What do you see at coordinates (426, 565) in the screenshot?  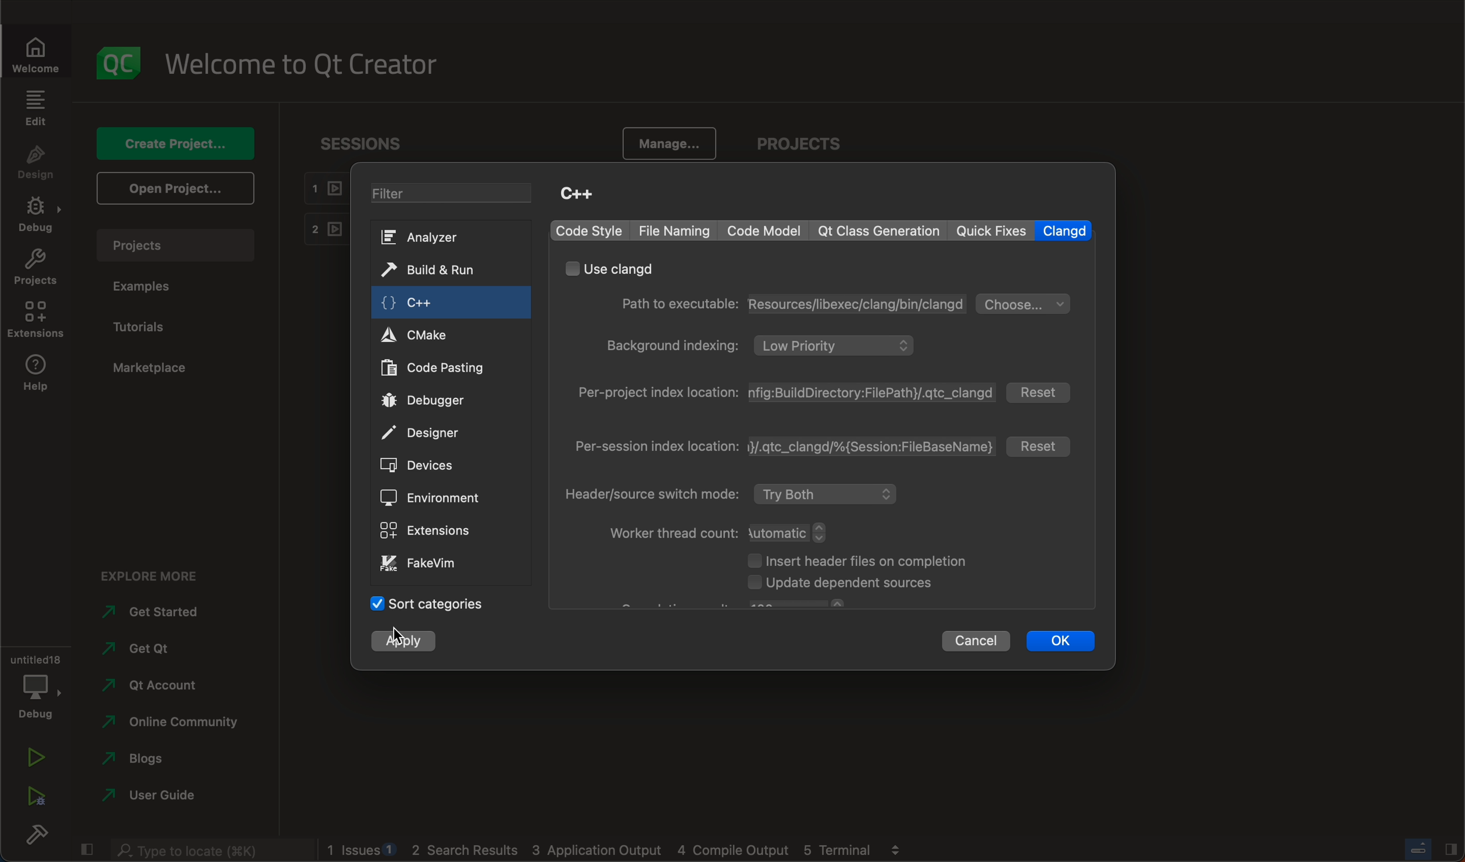 I see `cmake` at bounding box center [426, 565].